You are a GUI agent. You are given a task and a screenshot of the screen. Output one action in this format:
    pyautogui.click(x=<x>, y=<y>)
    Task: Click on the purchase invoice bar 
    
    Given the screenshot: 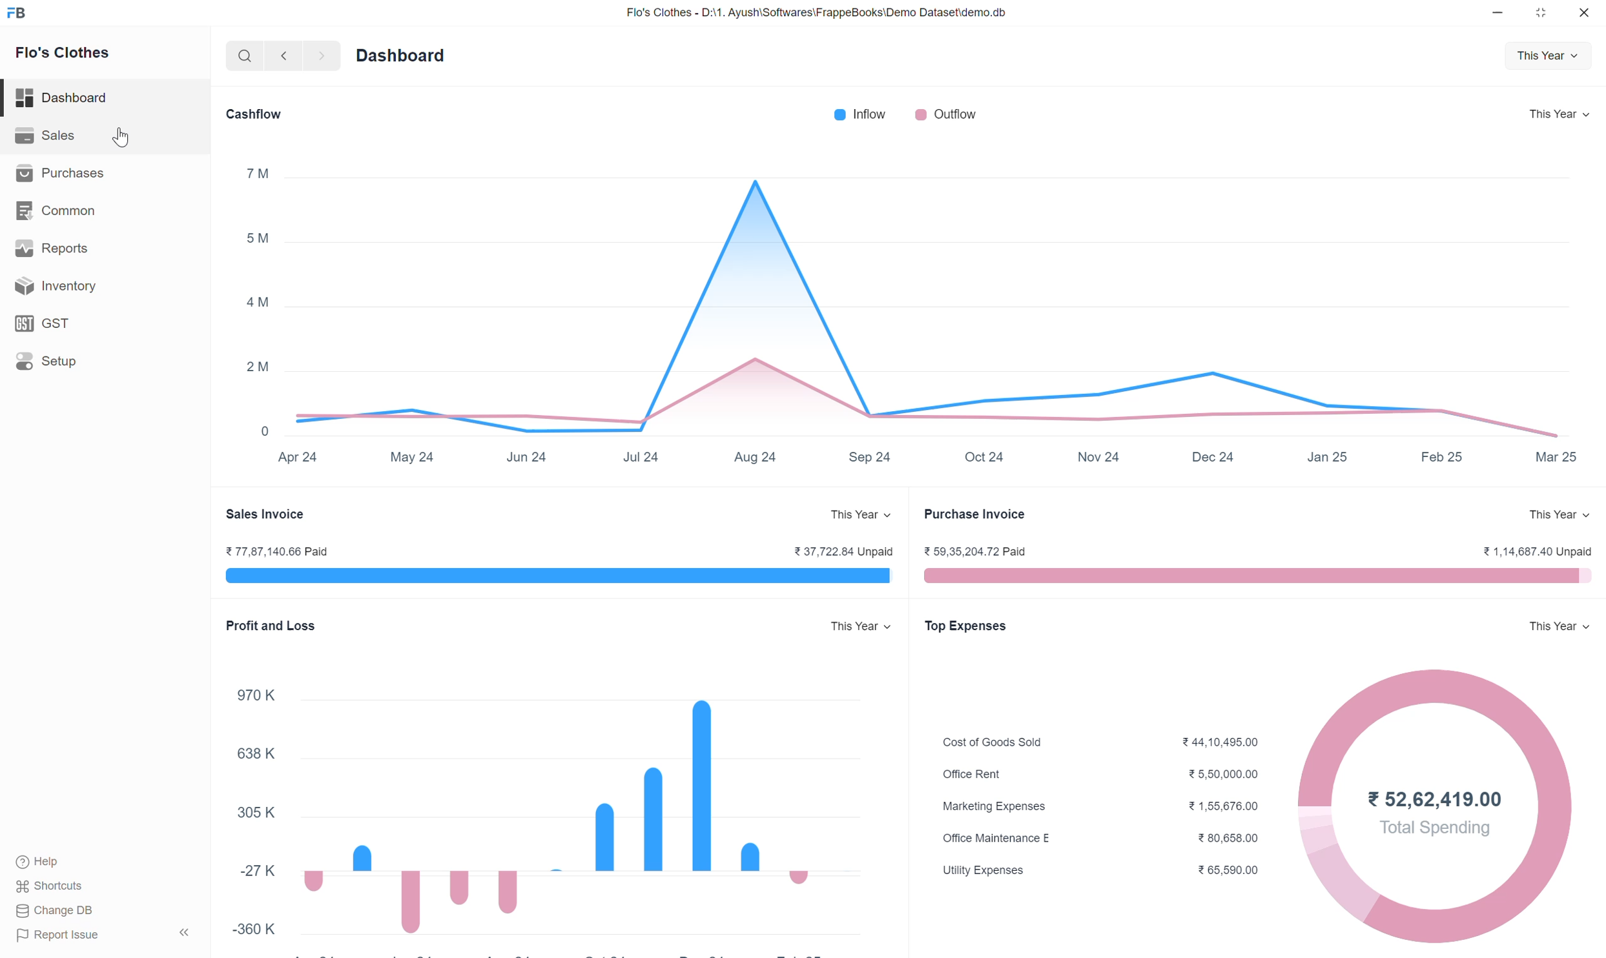 What is the action you would take?
    pyautogui.click(x=1252, y=577)
    